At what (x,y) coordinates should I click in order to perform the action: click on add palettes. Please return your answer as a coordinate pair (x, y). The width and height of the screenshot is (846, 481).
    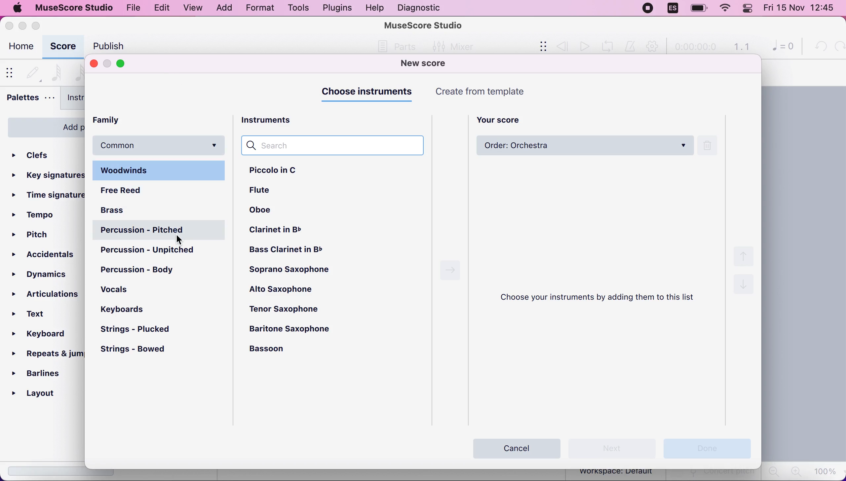
    Looking at the image, I should click on (43, 126).